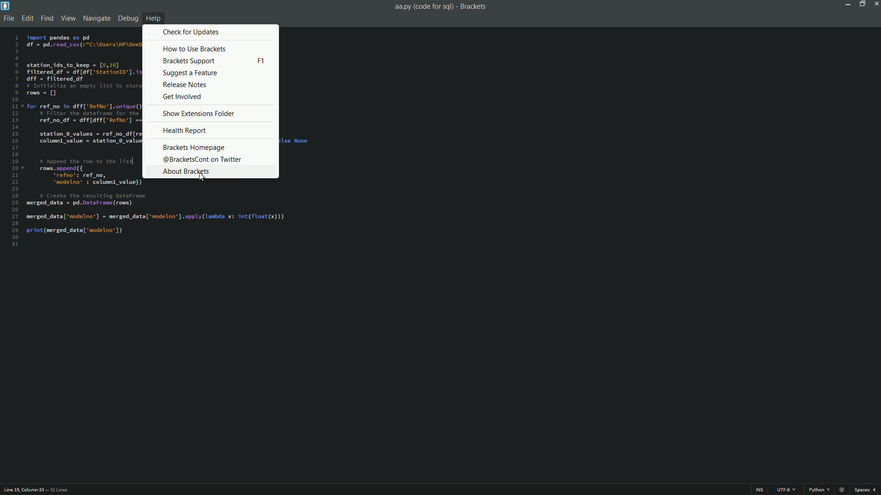  Describe the element at coordinates (861, 4) in the screenshot. I see `maximize` at that location.